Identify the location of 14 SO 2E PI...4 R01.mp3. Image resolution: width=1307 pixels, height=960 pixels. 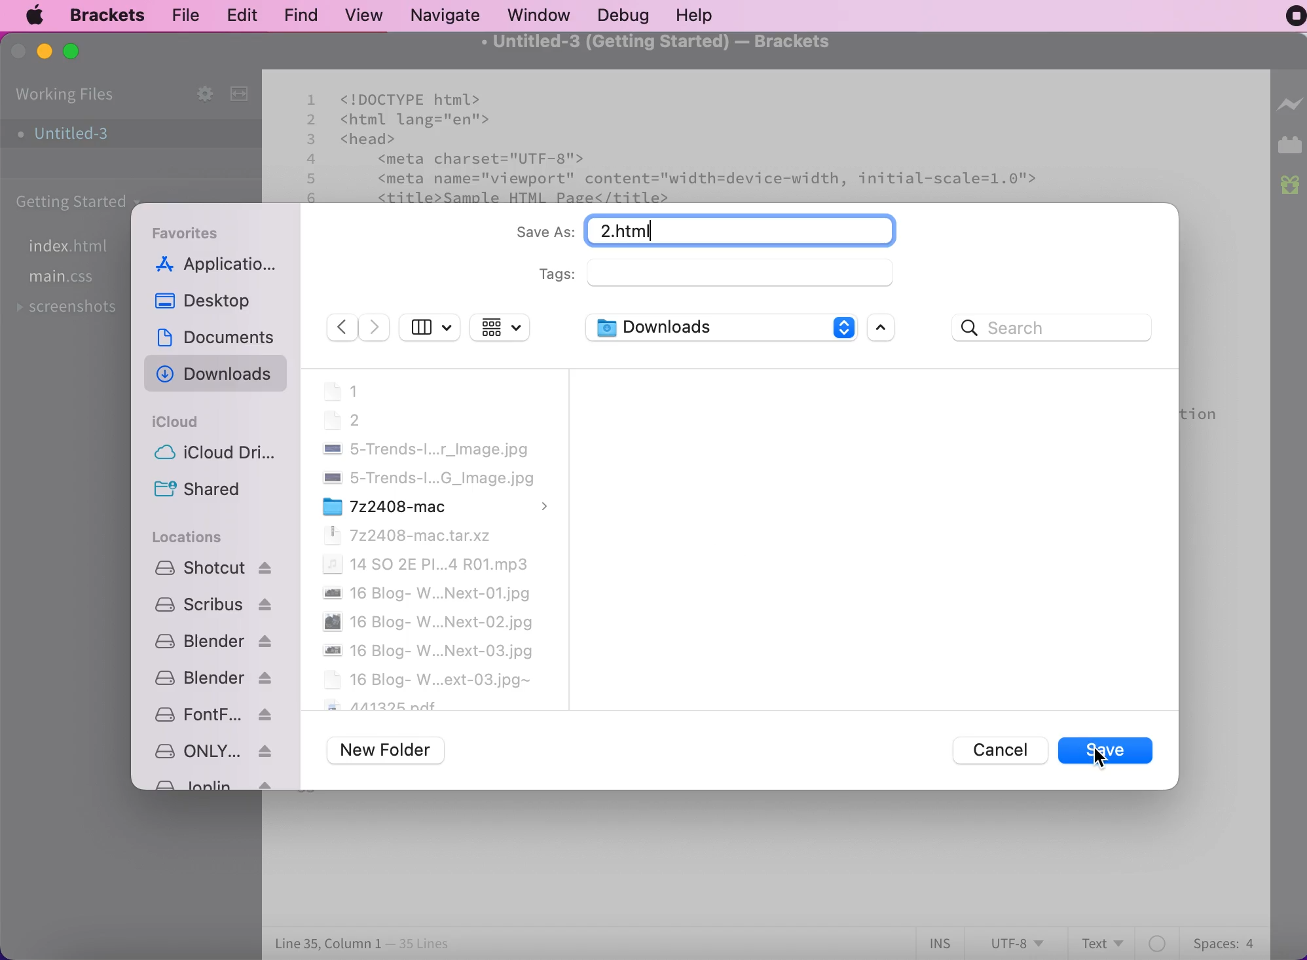
(424, 564).